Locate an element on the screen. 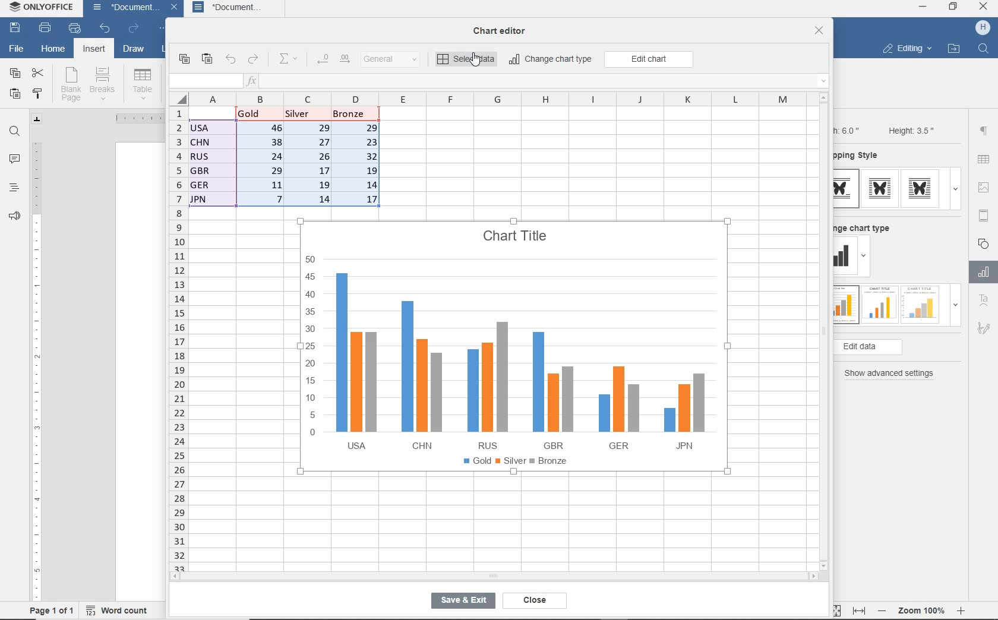 The image size is (998, 620). scroll right is located at coordinates (816, 577).